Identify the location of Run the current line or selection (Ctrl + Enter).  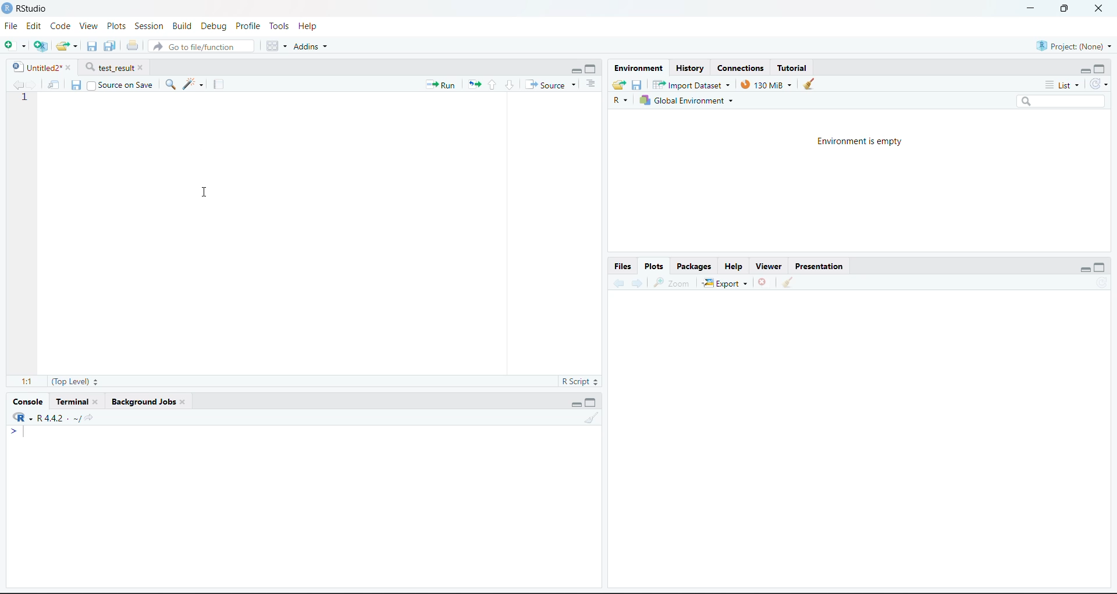
(438, 85).